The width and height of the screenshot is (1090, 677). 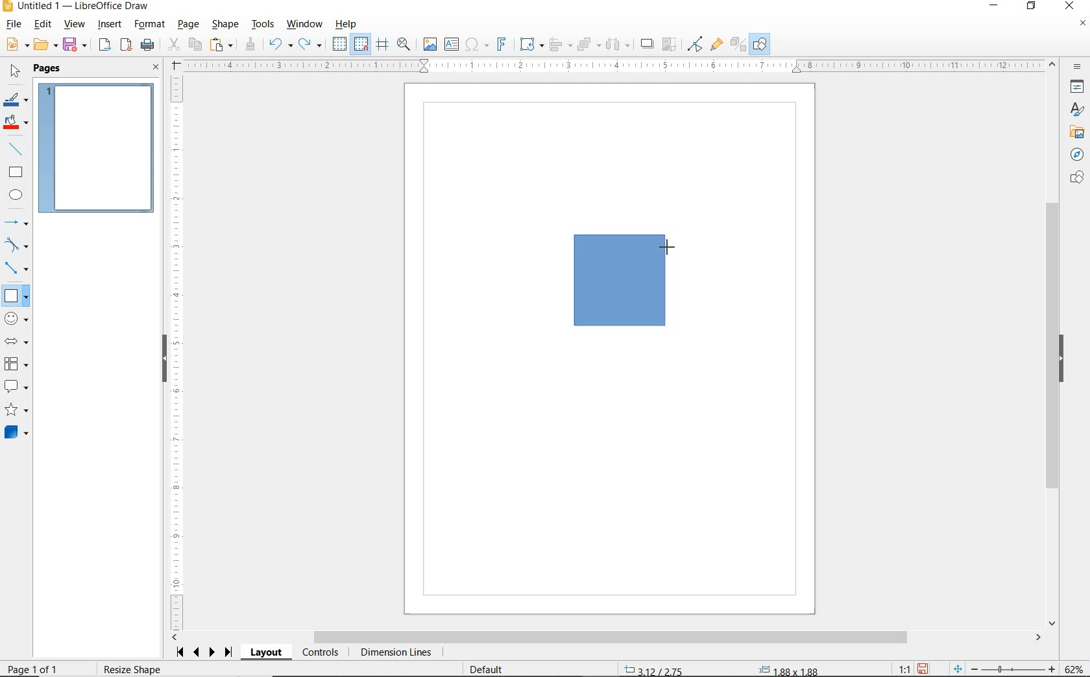 I want to click on CLONE FORMATTING, so click(x=250, y=45).